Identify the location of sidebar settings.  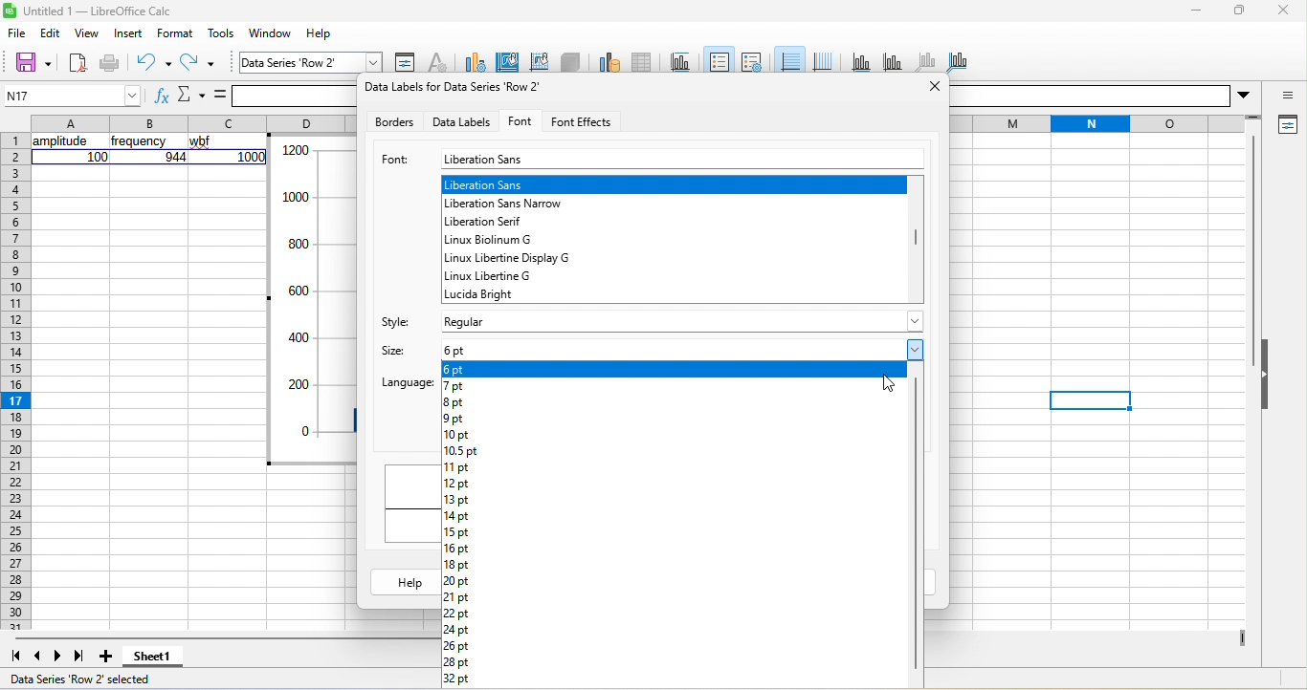
(1285, 92).